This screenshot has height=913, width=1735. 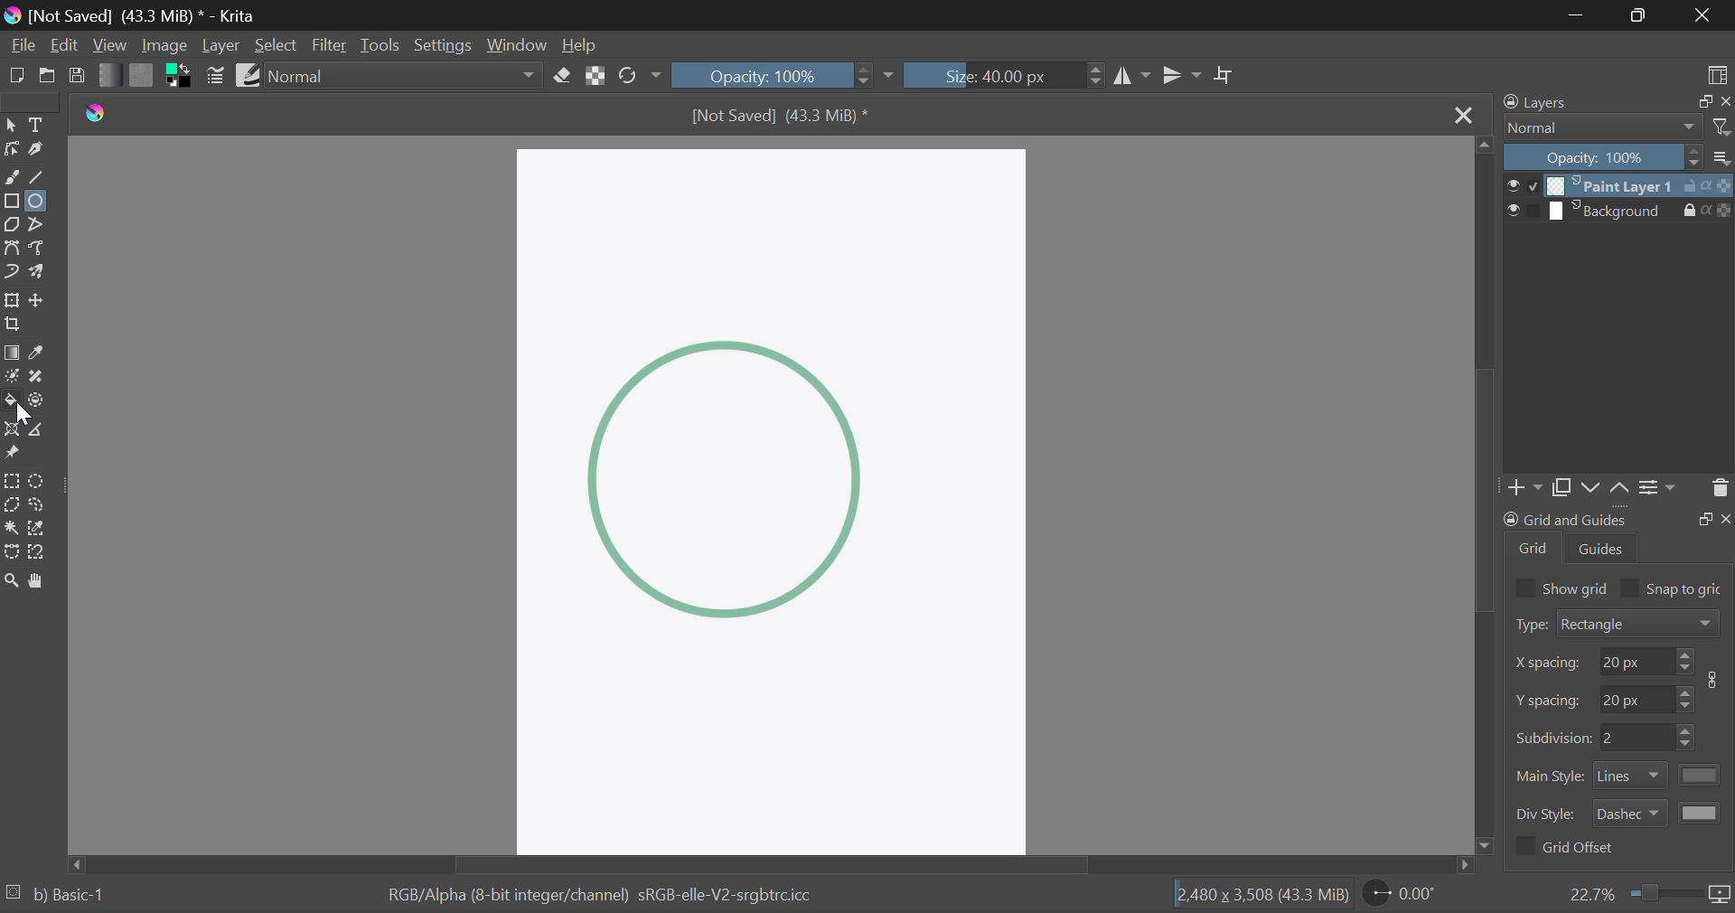 What do you see at coordinates (784, 75) in the screenshot?
I see `Opacity` at bounding box center [784, 75].